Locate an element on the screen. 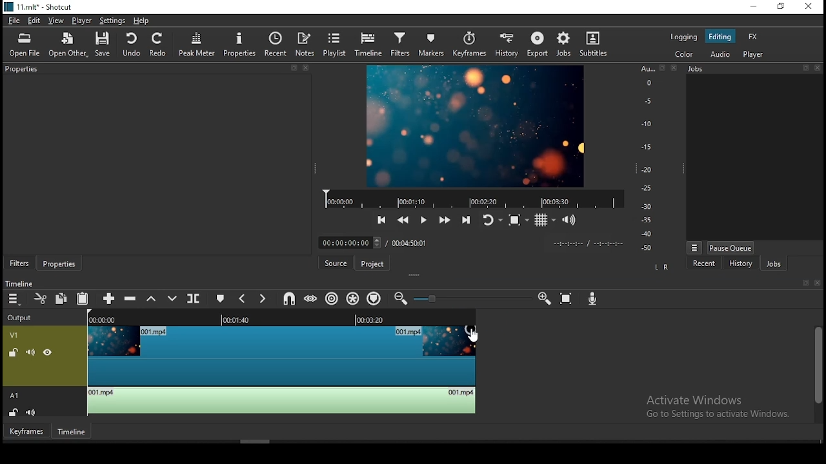 Image resolution: width=826 pixels, height=464 pixels. markers is located at coordinates (432, 43).